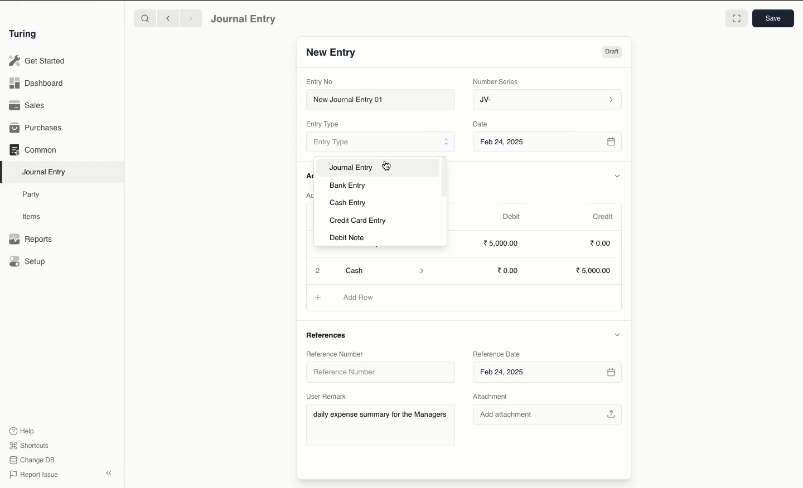 The height and width of the screenshot is (488, 803). I want to click on Feb 24, 2025, so click(548, 373).